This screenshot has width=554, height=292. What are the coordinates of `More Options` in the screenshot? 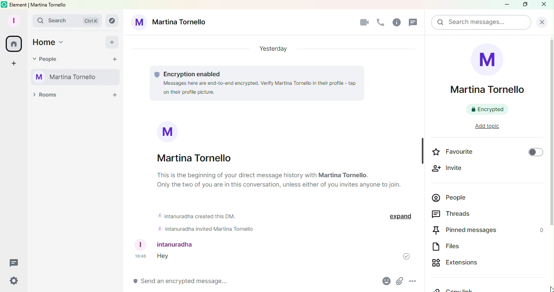 It's located at (413, 281).